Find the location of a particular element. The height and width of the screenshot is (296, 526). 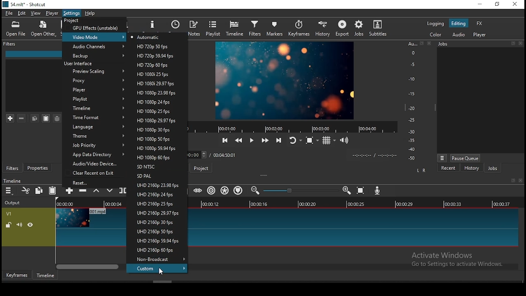

time format is located at coordinates (94, 117).